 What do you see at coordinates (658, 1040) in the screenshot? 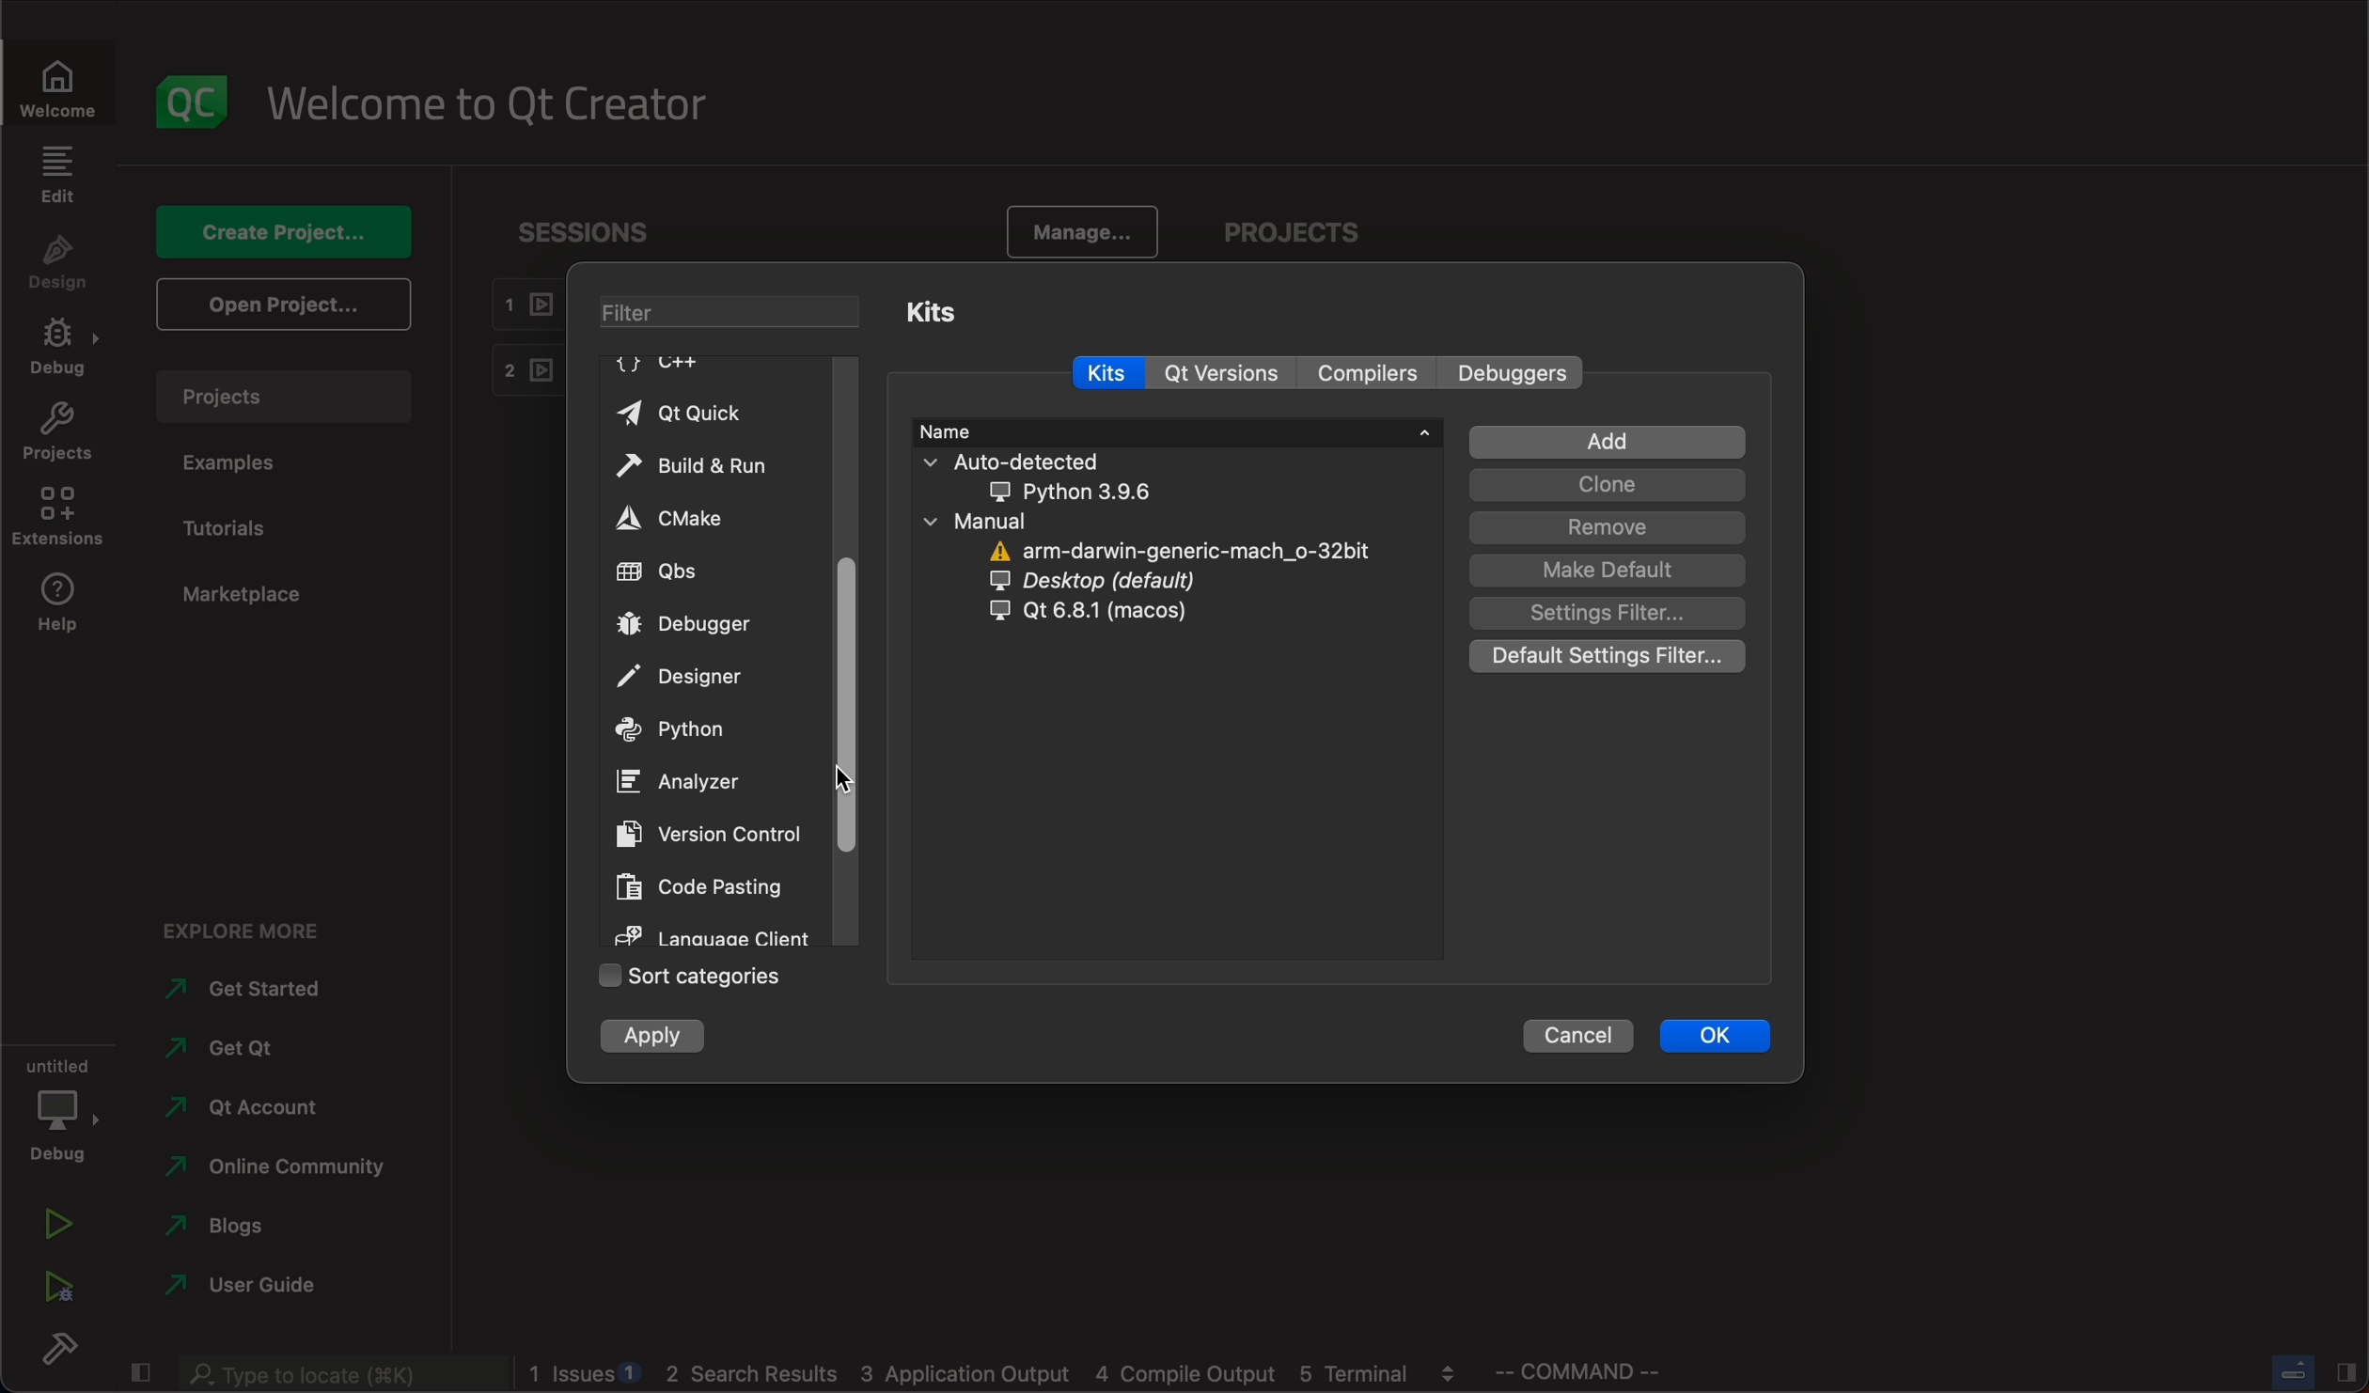
I see `apply` at bounding box center [658, 1040].